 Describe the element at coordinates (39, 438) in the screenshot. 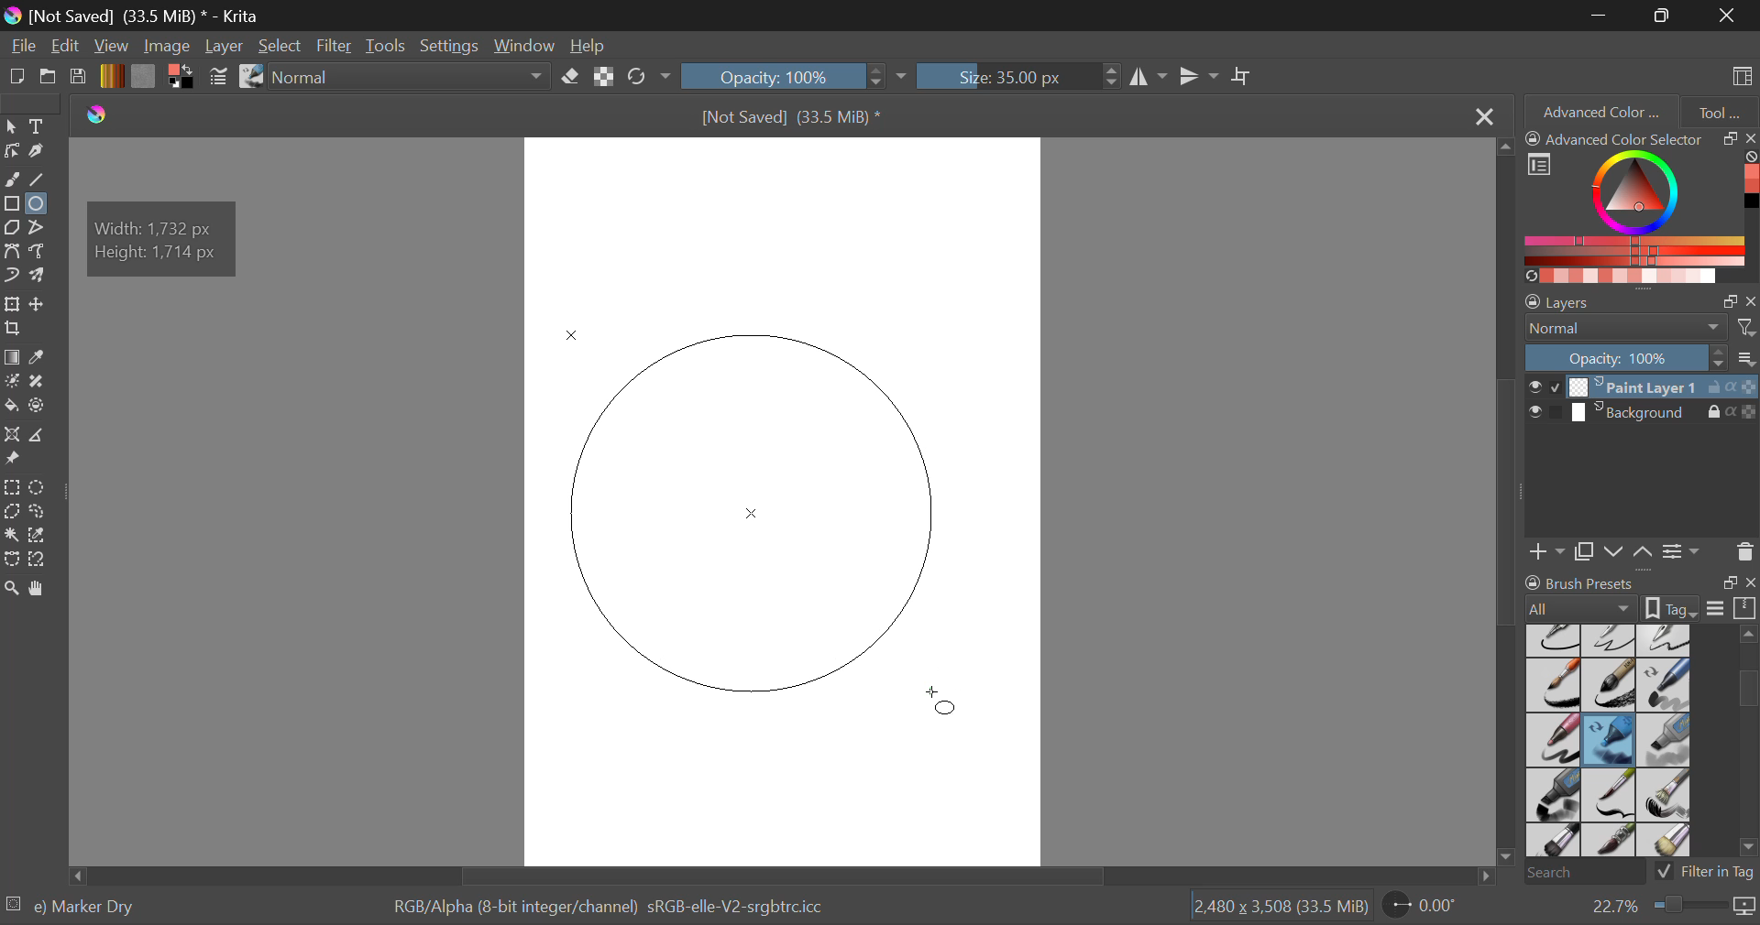

I see `Measure Images` at that location.